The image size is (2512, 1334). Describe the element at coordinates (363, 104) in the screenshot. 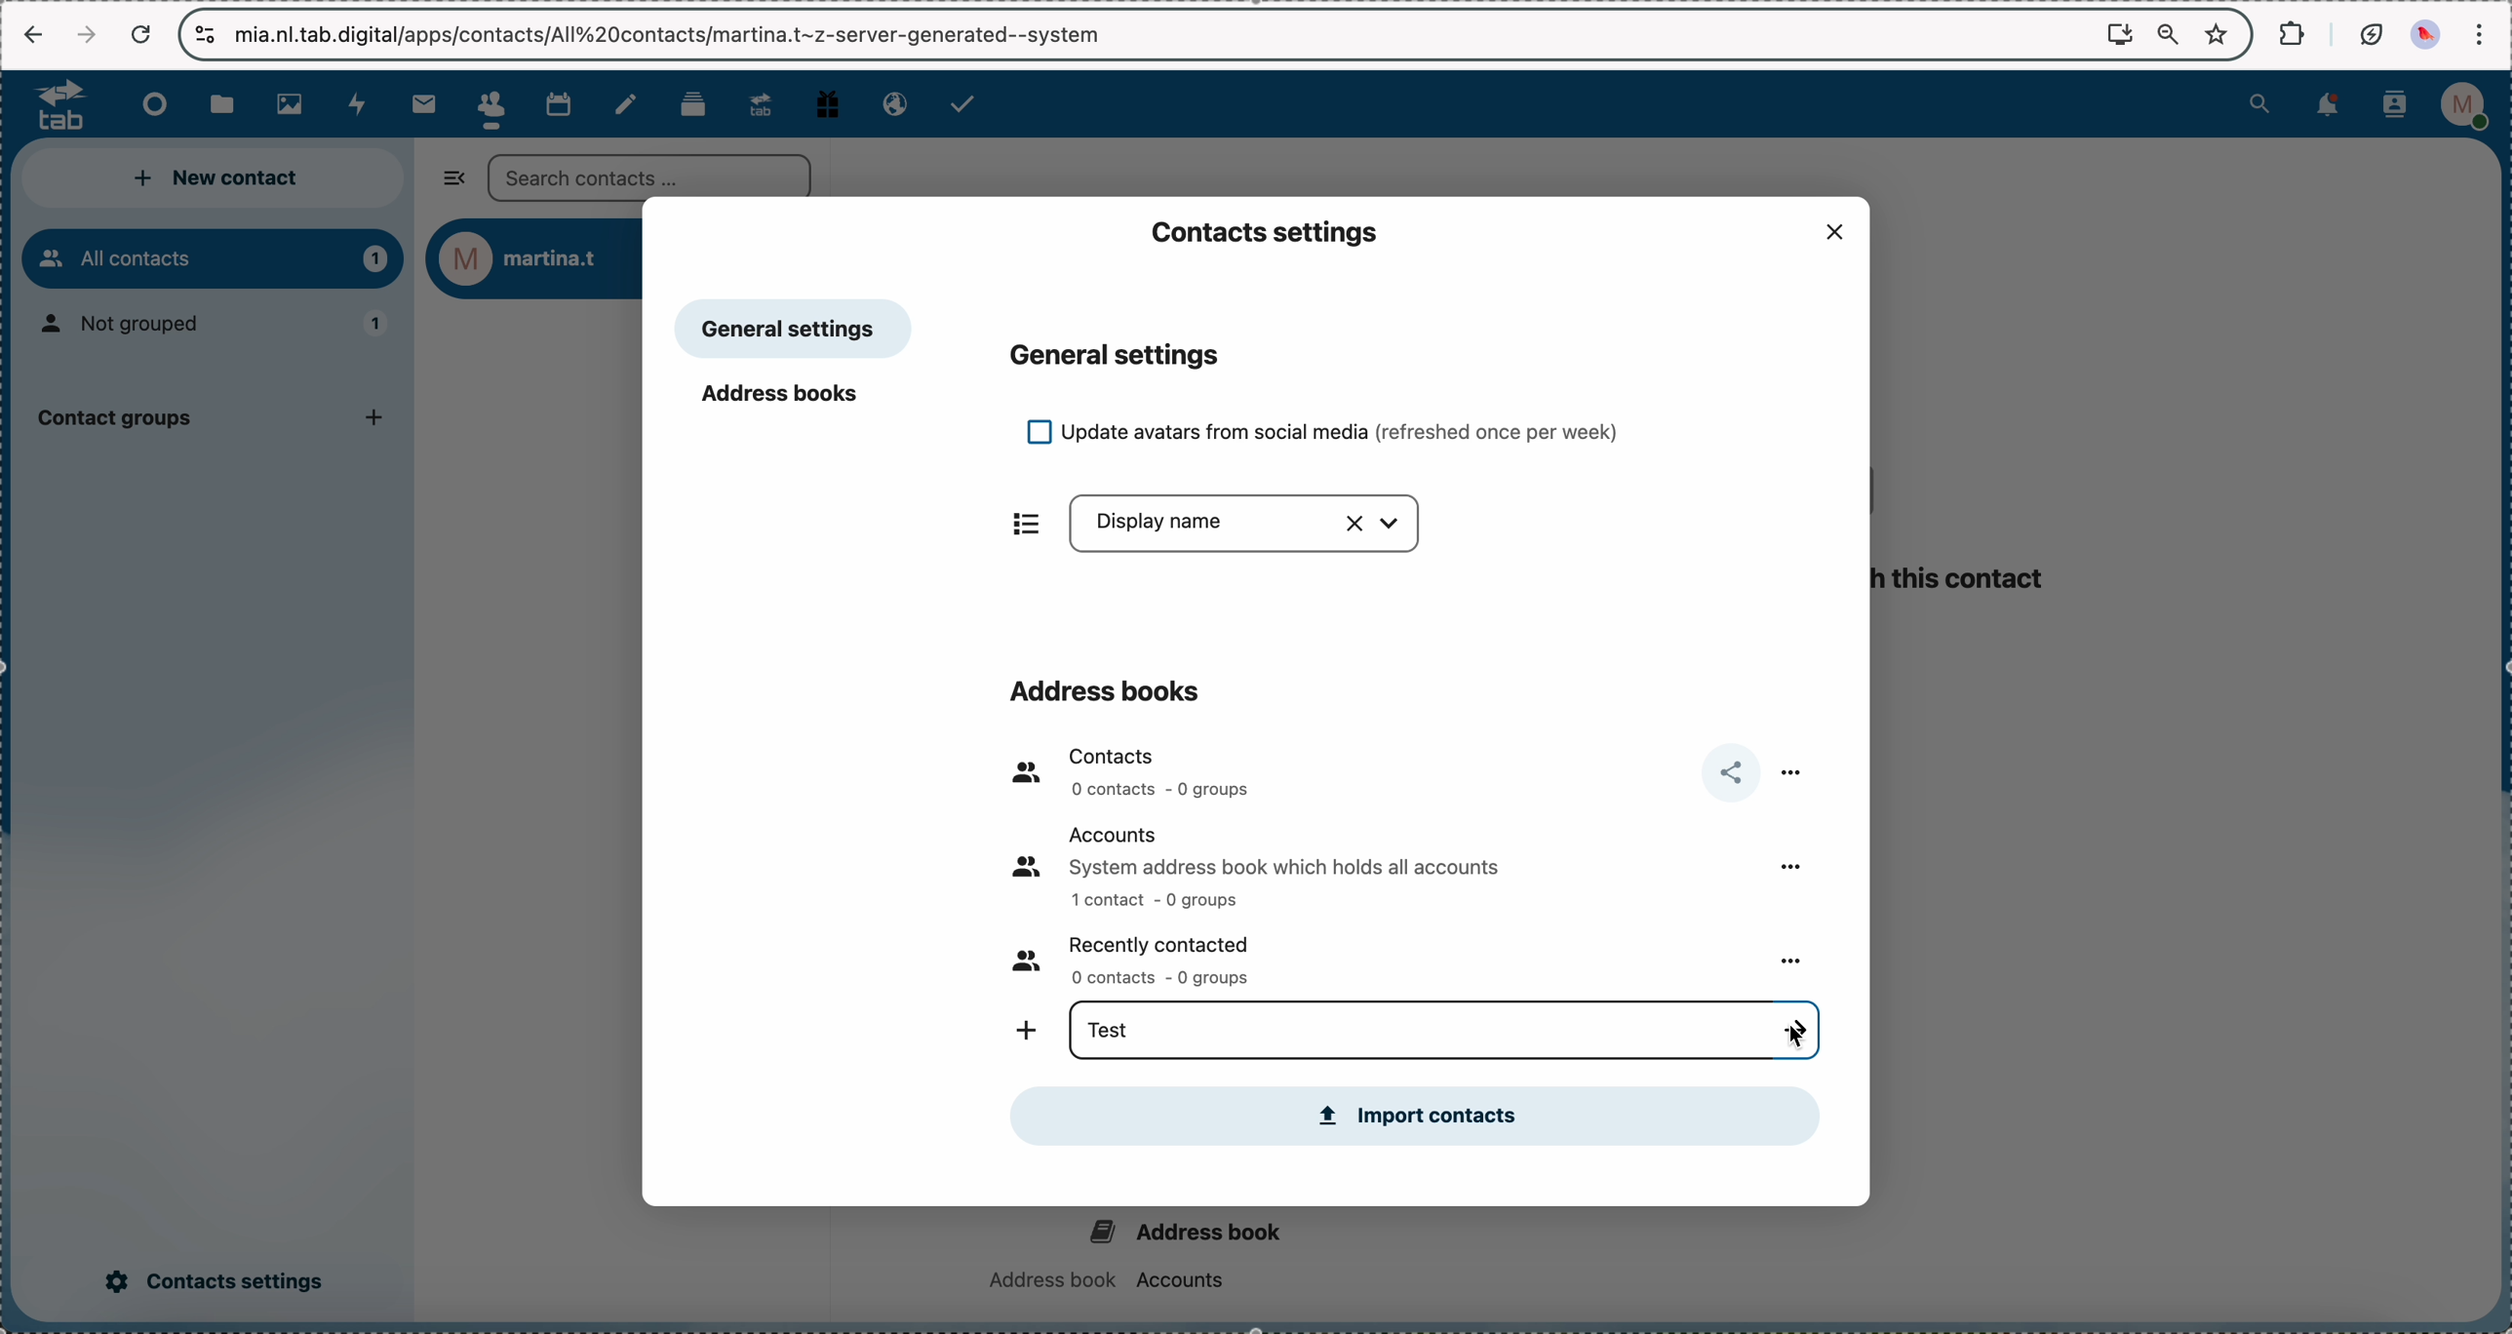

I see `activity` at that location.